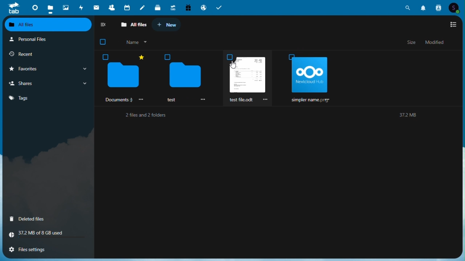  Describe the element at coordinates (44, 236) in the screenshot. I see `Storage` at that location.